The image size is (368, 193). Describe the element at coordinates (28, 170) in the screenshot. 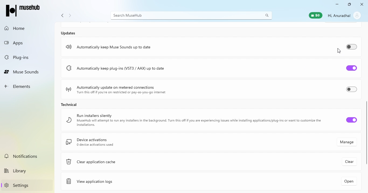

I see `Library` at that location.